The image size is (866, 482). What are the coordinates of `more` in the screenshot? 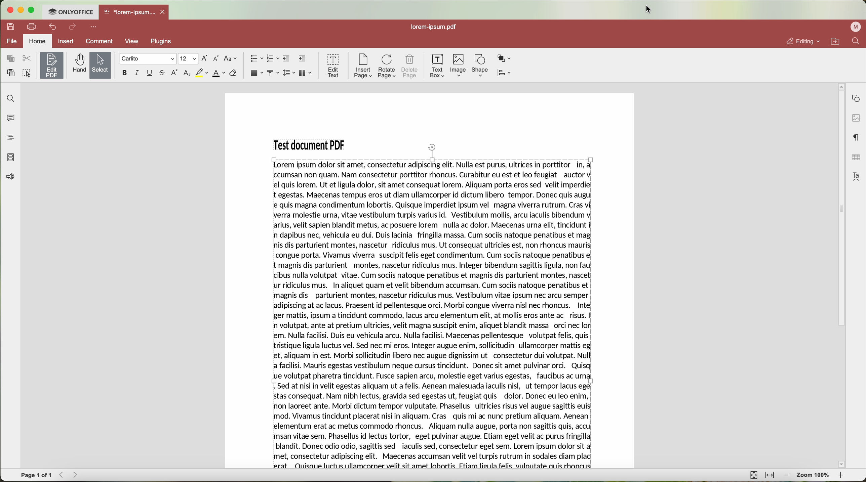 It's located at (93, 27).